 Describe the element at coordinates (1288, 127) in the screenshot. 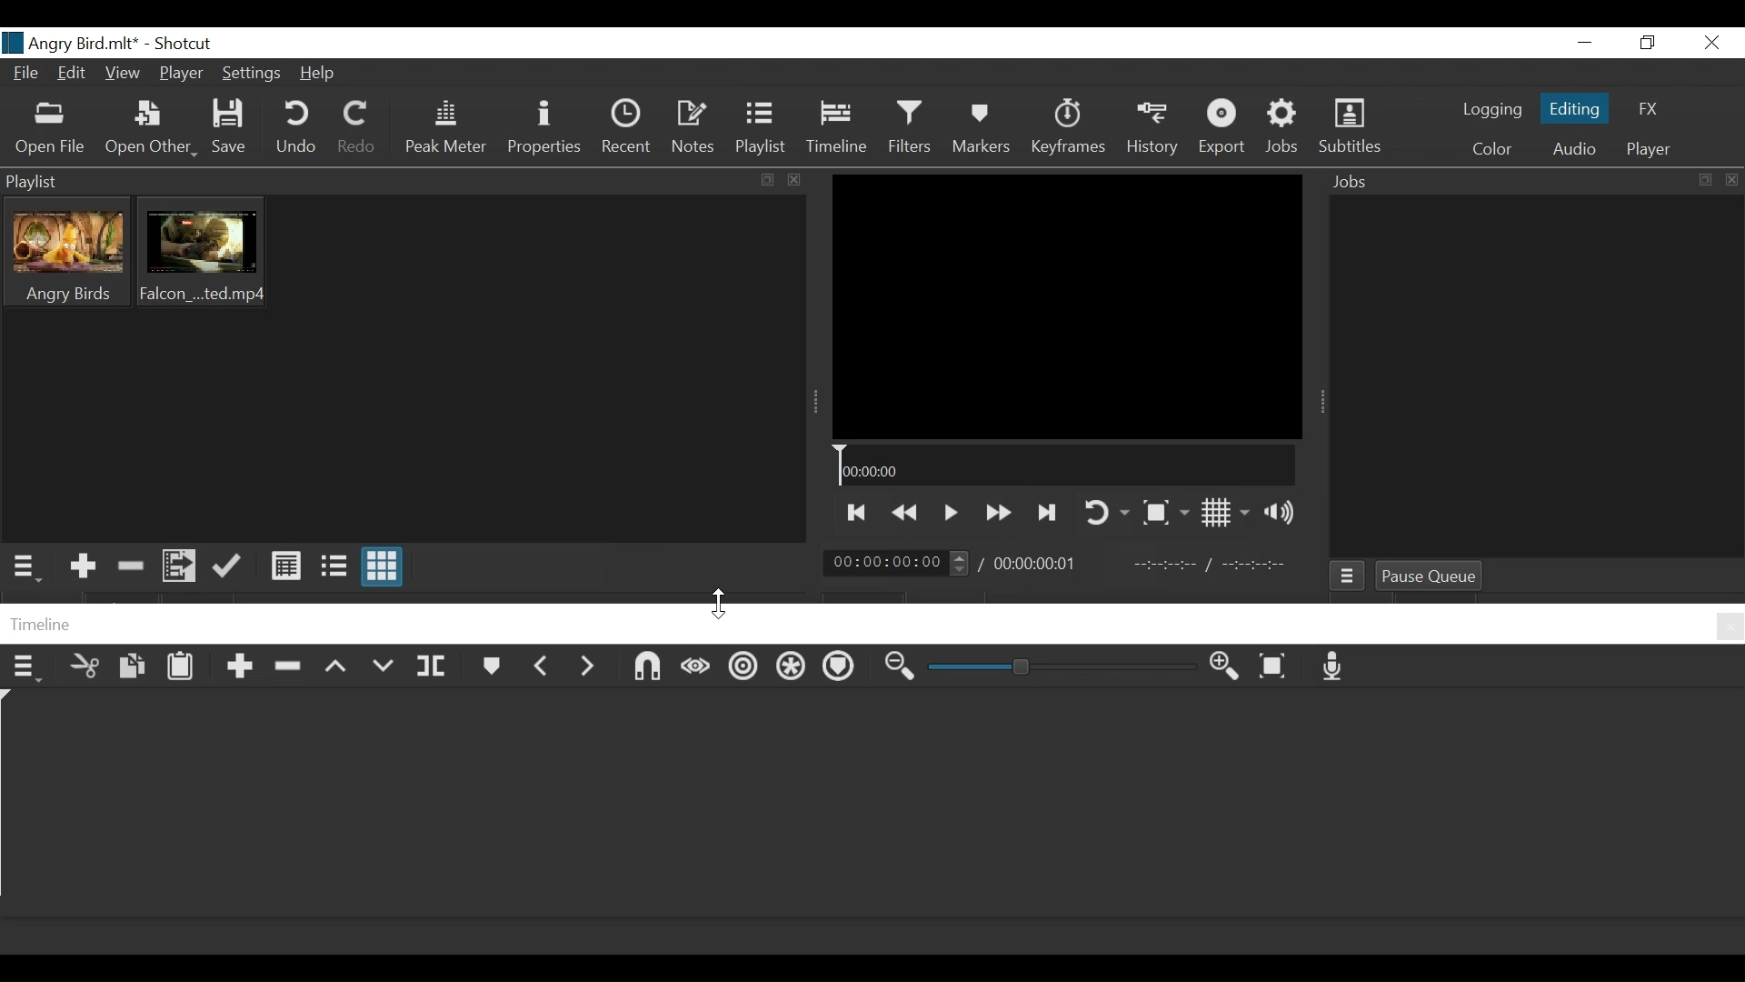

I see `Jobs` at that location.